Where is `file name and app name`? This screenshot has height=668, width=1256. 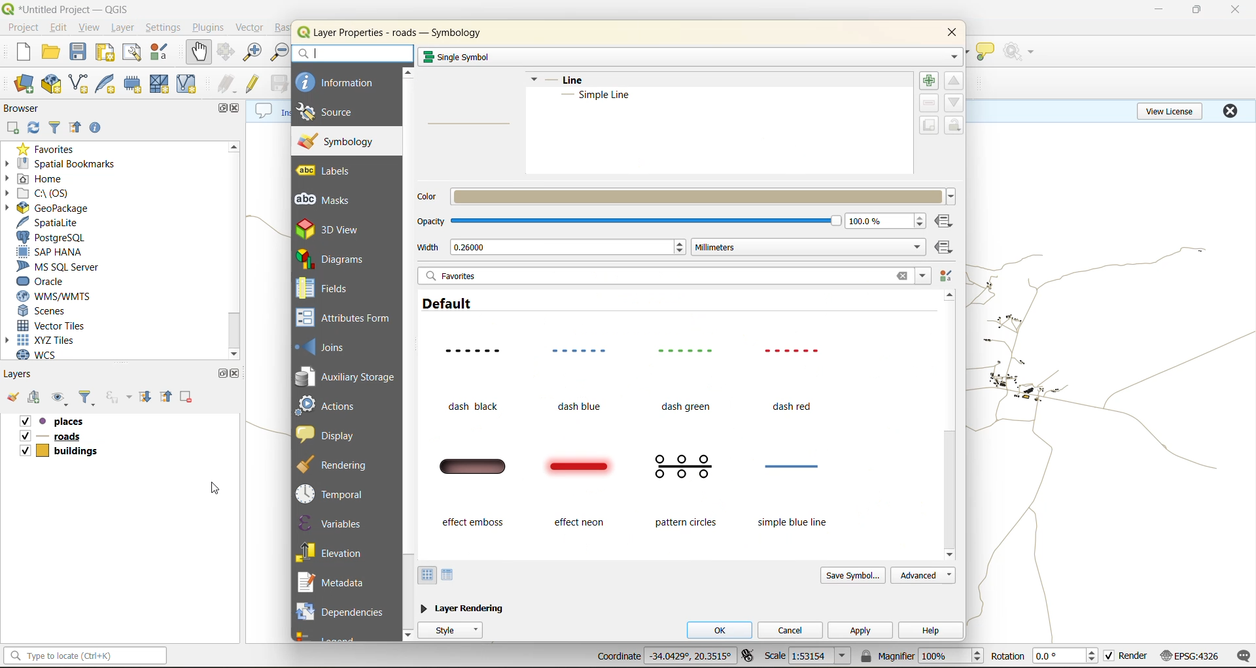
file name and app name is located at coordinates (70, 8).